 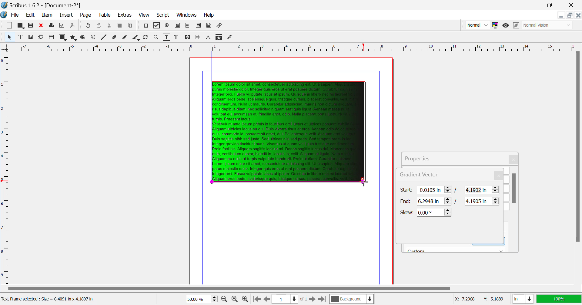 What do you see at coordinates (456, 249) in the screenshot?
I see `Black` at bounding box center [456, 249].